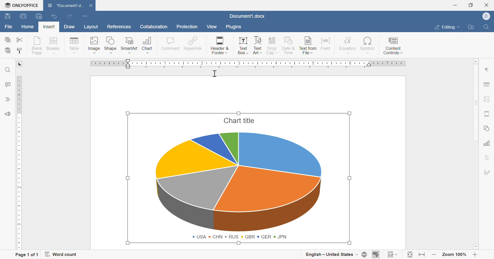  Describe the element at coordinates (475, 246) in the screenshot. I see `Scroll Down` at that location.